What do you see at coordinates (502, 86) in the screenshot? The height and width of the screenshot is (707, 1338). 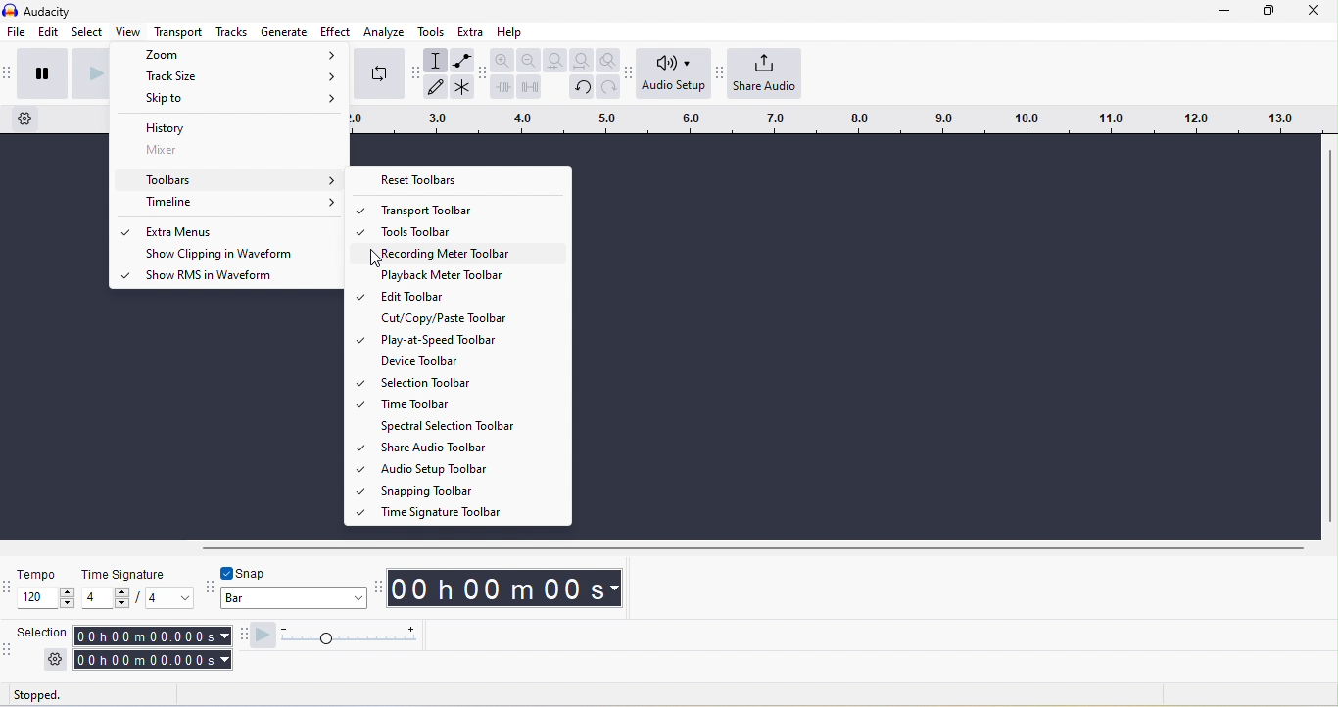 I see `trim audio outside selection` at bounding box center [502, 86].